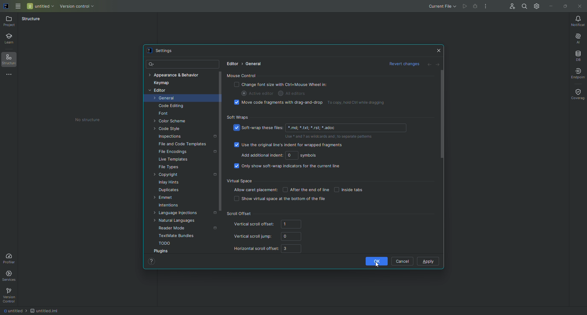 The height and width of the screenshot is (315, 587). I want to click on Notifications, so click(577, 20).